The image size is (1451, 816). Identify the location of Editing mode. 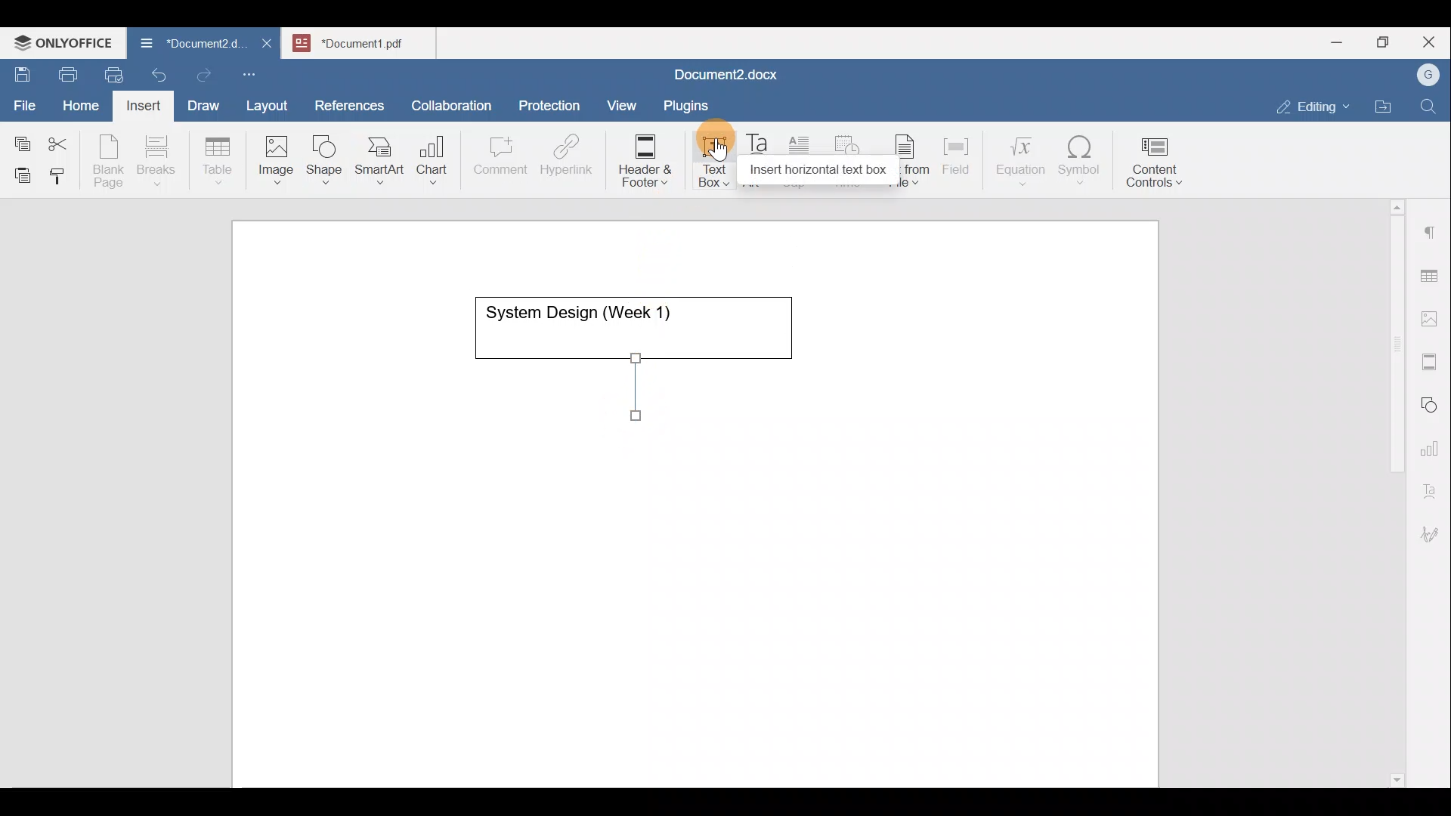
(1313, 104).